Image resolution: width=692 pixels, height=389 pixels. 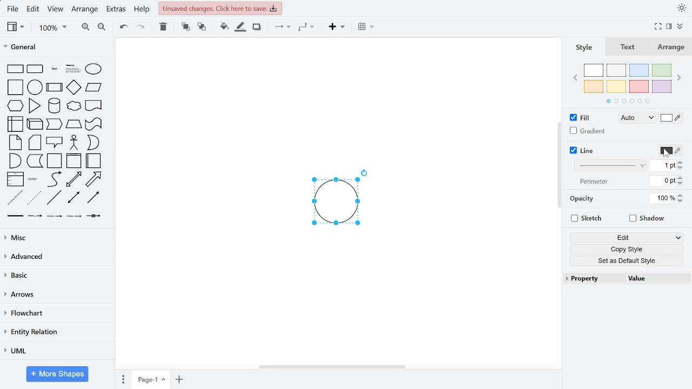 What do you see at coordinates (680, 27) in the screenshot?
I see `collapse` at bounding box center [680, 27].